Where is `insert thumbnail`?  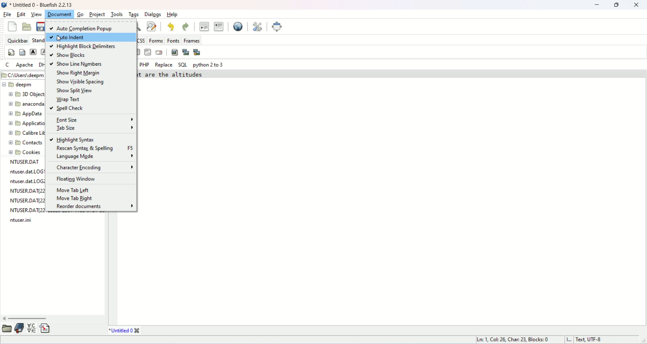
insert thumbnail is located at coordinates (186, 52).